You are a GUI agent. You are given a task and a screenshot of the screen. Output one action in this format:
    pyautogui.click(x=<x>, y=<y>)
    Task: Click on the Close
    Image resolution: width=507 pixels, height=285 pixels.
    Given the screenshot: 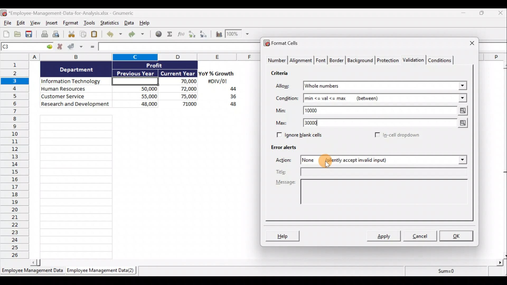 What is the action you would take?
    pyautogui.click(x=499, y=14)
    